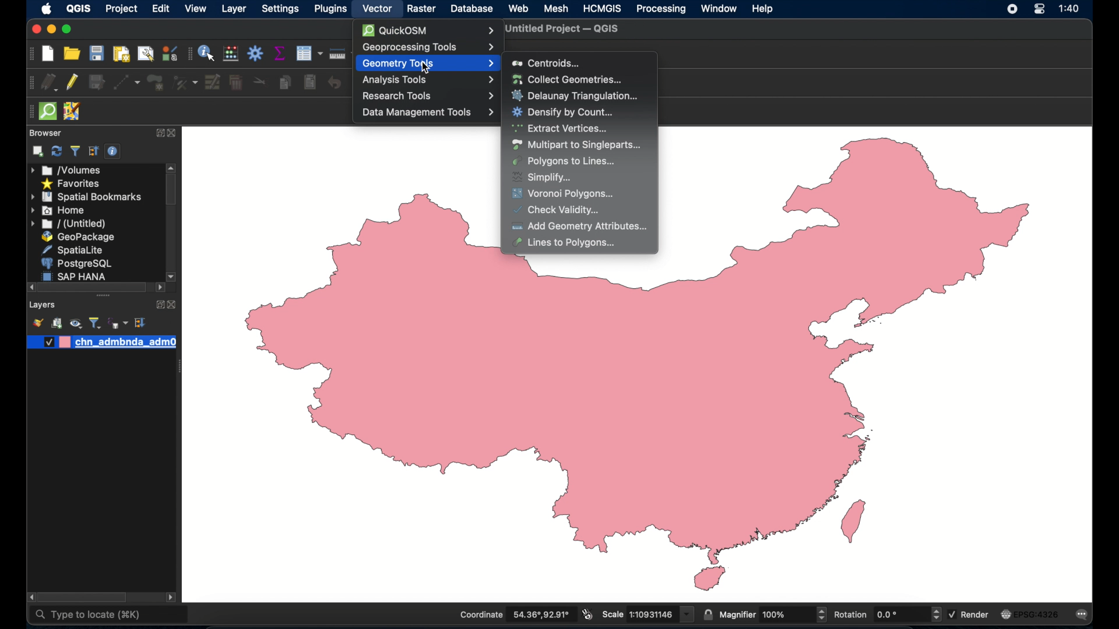  I want to click on spatiallite, so click(71, 250).